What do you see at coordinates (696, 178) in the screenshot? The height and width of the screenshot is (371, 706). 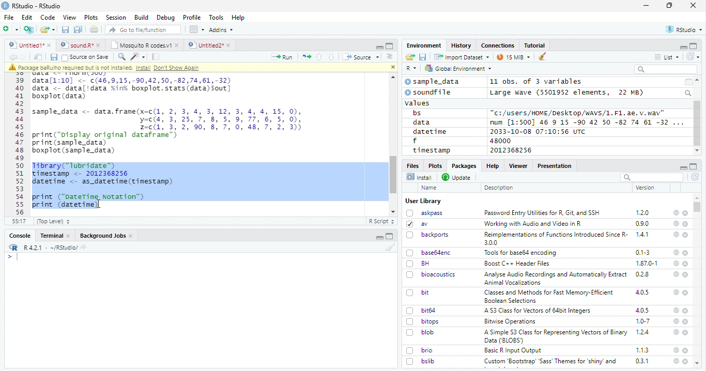 I see `Refresh` at bounding box center [696, 178].